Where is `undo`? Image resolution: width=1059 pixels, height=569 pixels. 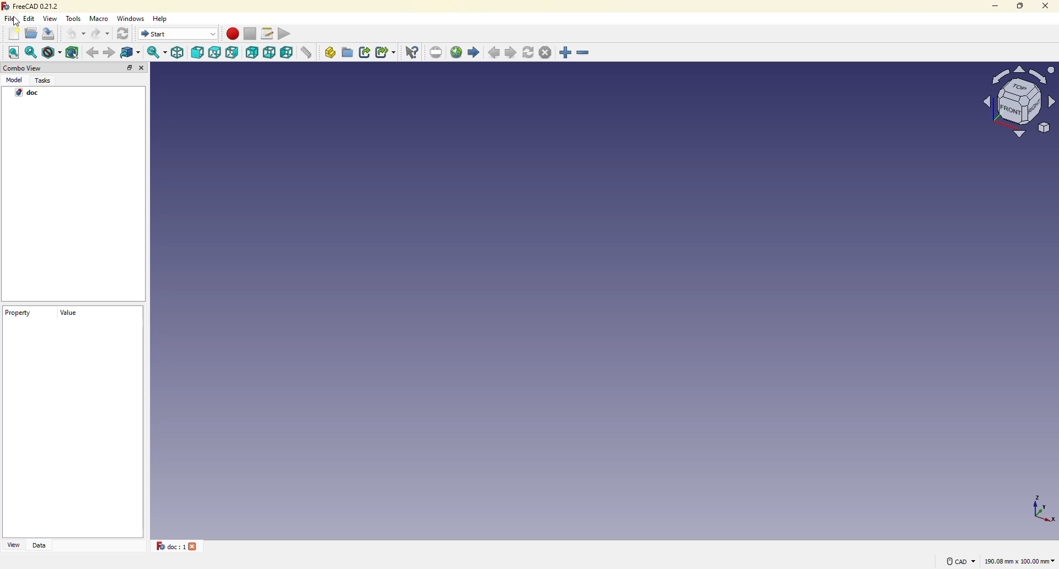 undo is located at coordinates (76, 34).